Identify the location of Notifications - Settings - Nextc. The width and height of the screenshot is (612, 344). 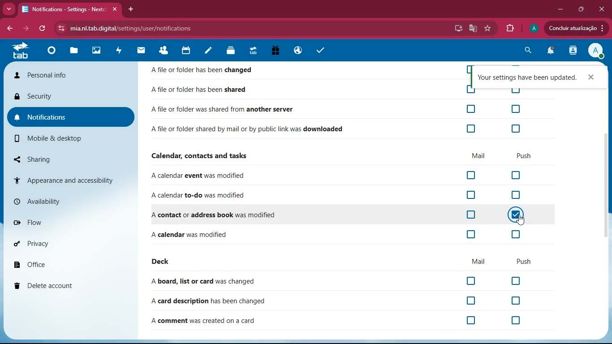
(71, 10).